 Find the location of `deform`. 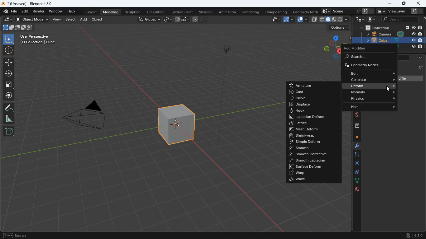

deform is located at coordinates (369, 86).